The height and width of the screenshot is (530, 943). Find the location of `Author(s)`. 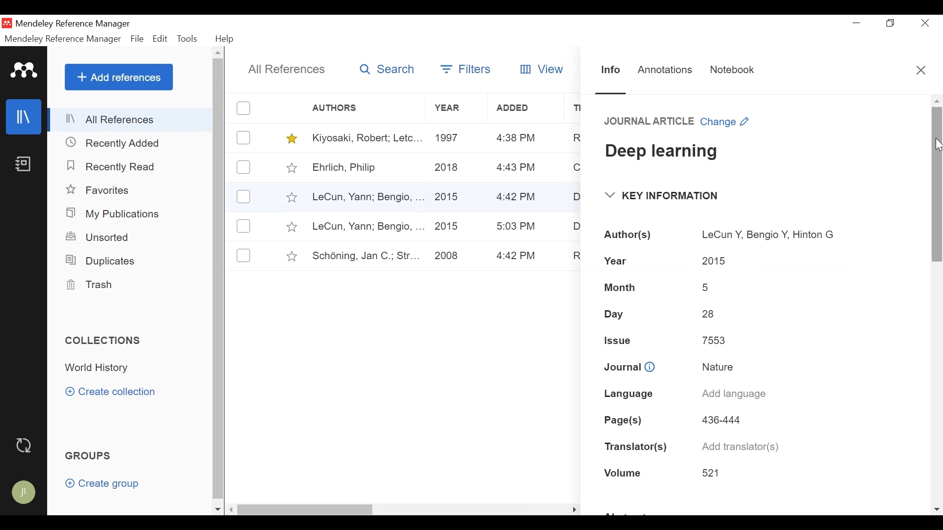

Author(s) is located at coordinates (629, 235).